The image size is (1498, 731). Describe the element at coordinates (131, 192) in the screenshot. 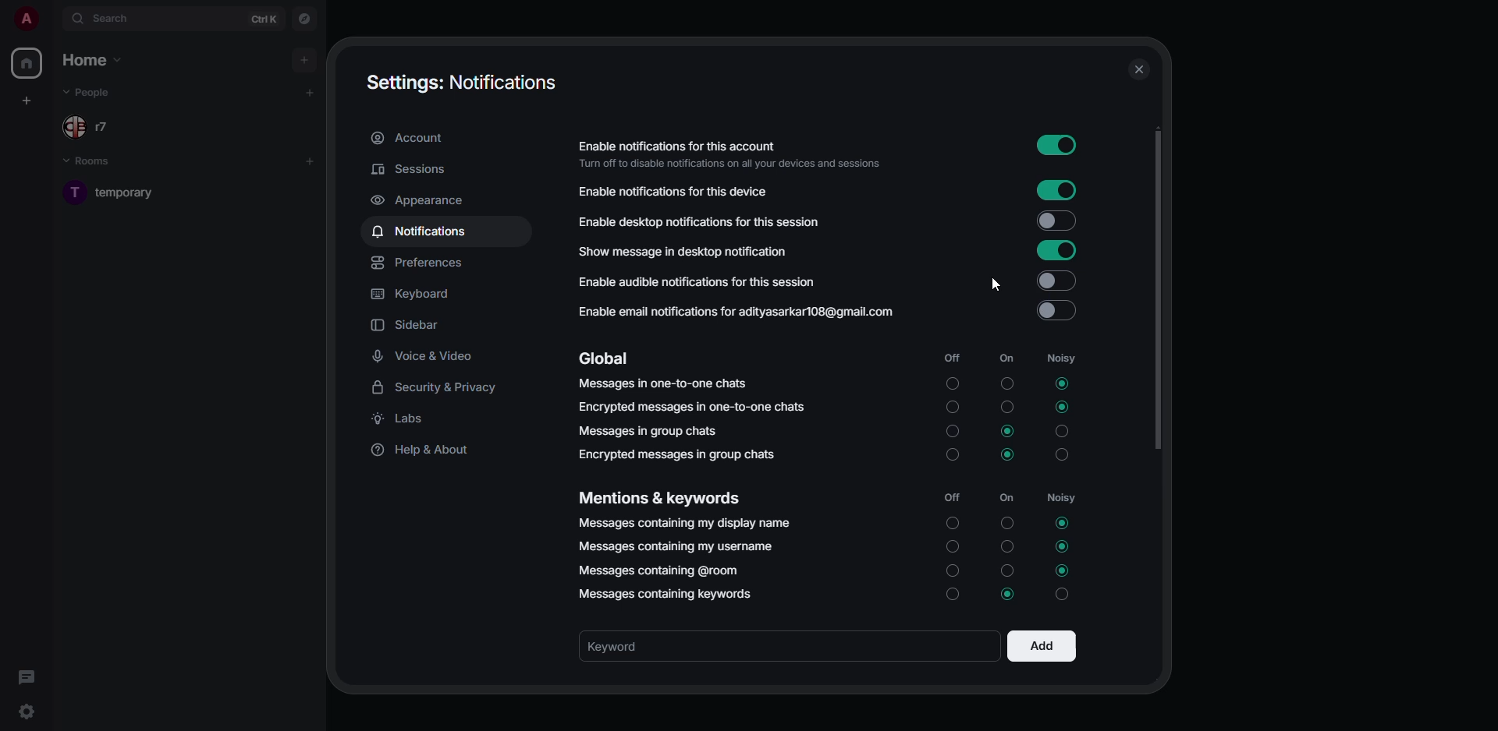

I see `room` at that location.